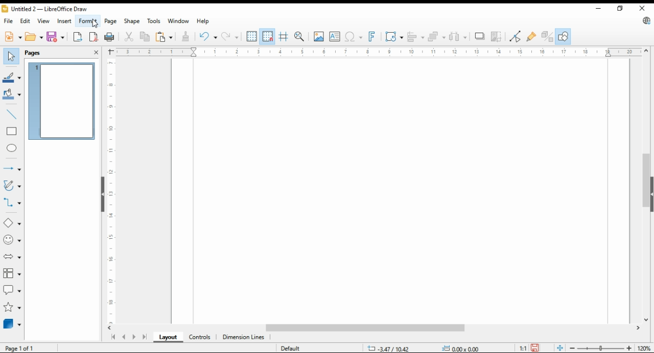 The image size is (654, 353). I want to click on ellipse, so click(12, 148).